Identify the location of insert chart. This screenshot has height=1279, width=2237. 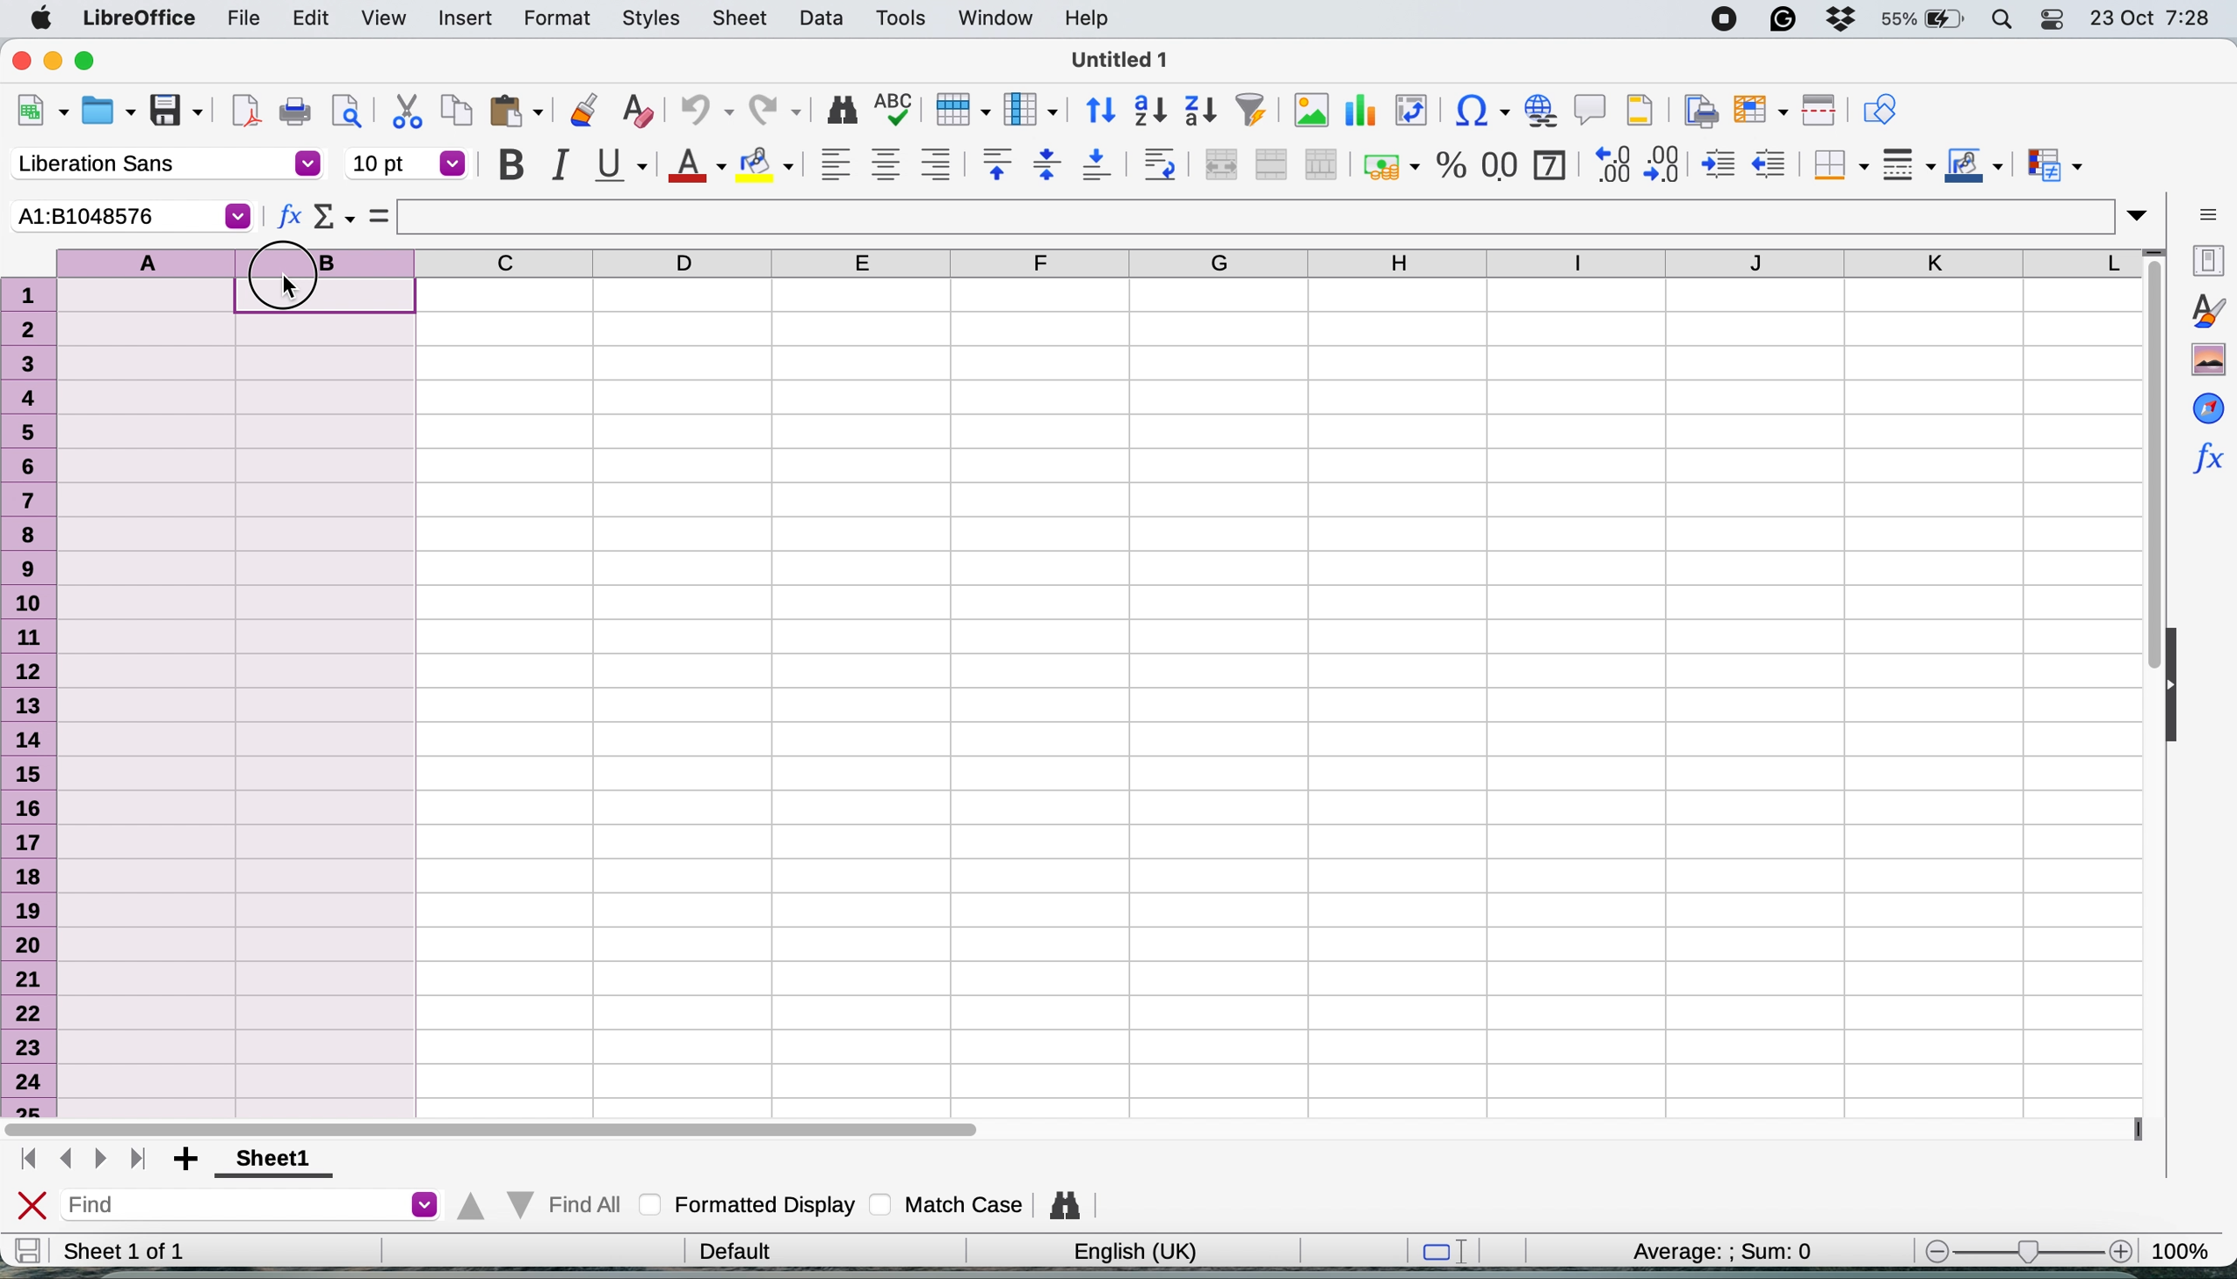
(1308, 110).